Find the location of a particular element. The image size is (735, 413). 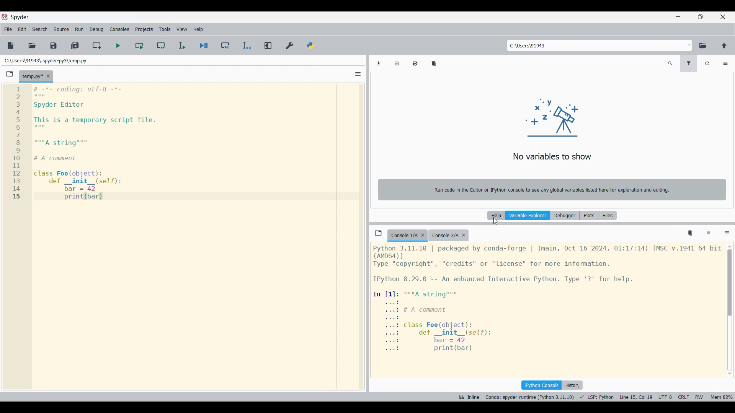

Remove all variables from namespace is located at coordinates (690, 233).